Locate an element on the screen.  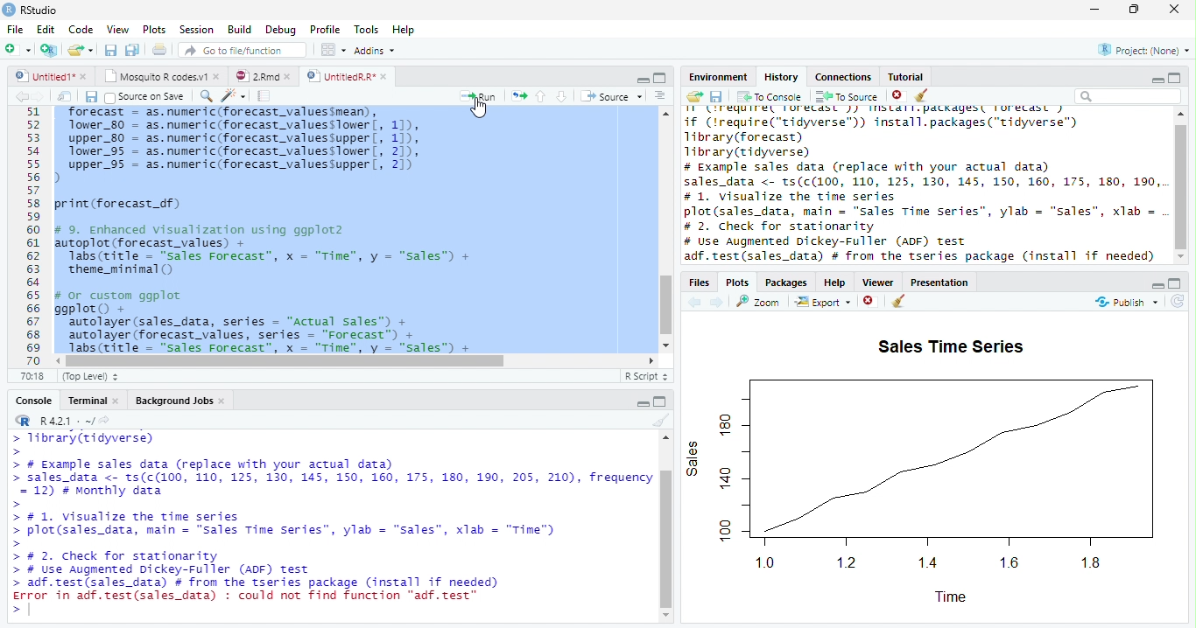
Plots is located at coordinates (738, 283).